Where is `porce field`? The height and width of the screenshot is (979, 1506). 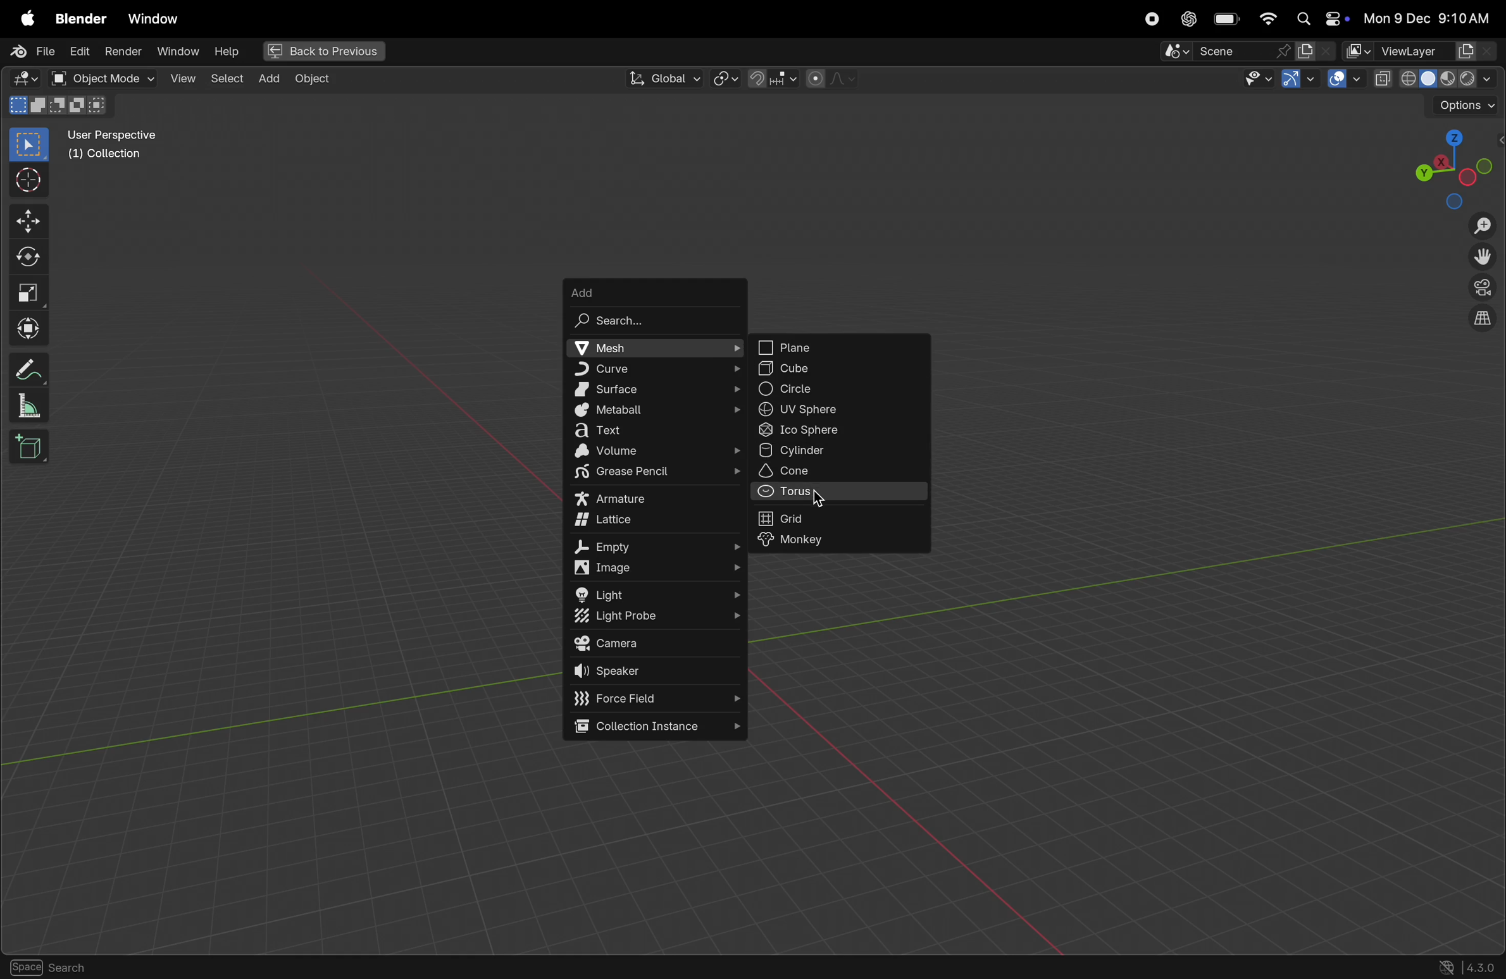 porce field is located at coordinates (658, 699).